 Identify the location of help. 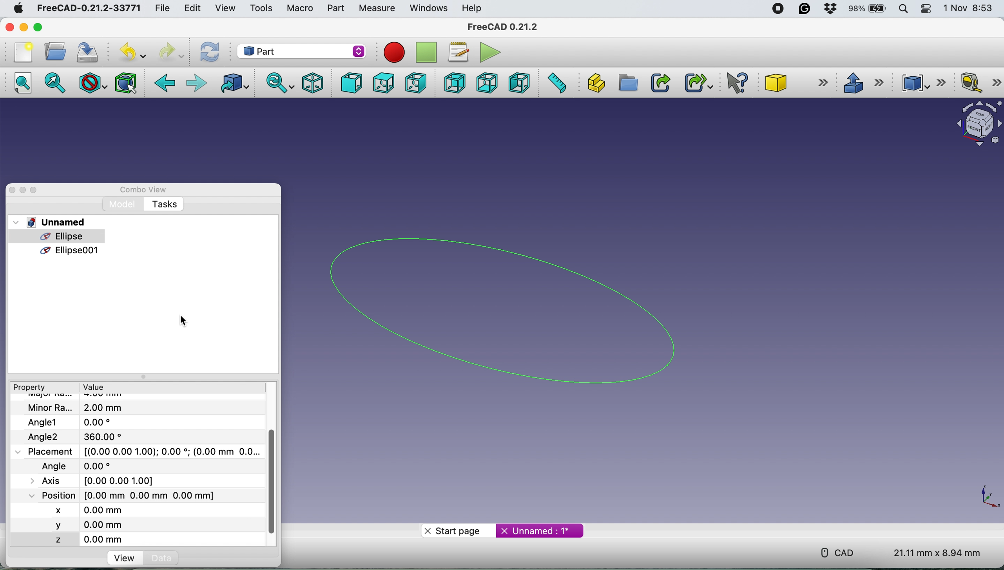
(475, 7).